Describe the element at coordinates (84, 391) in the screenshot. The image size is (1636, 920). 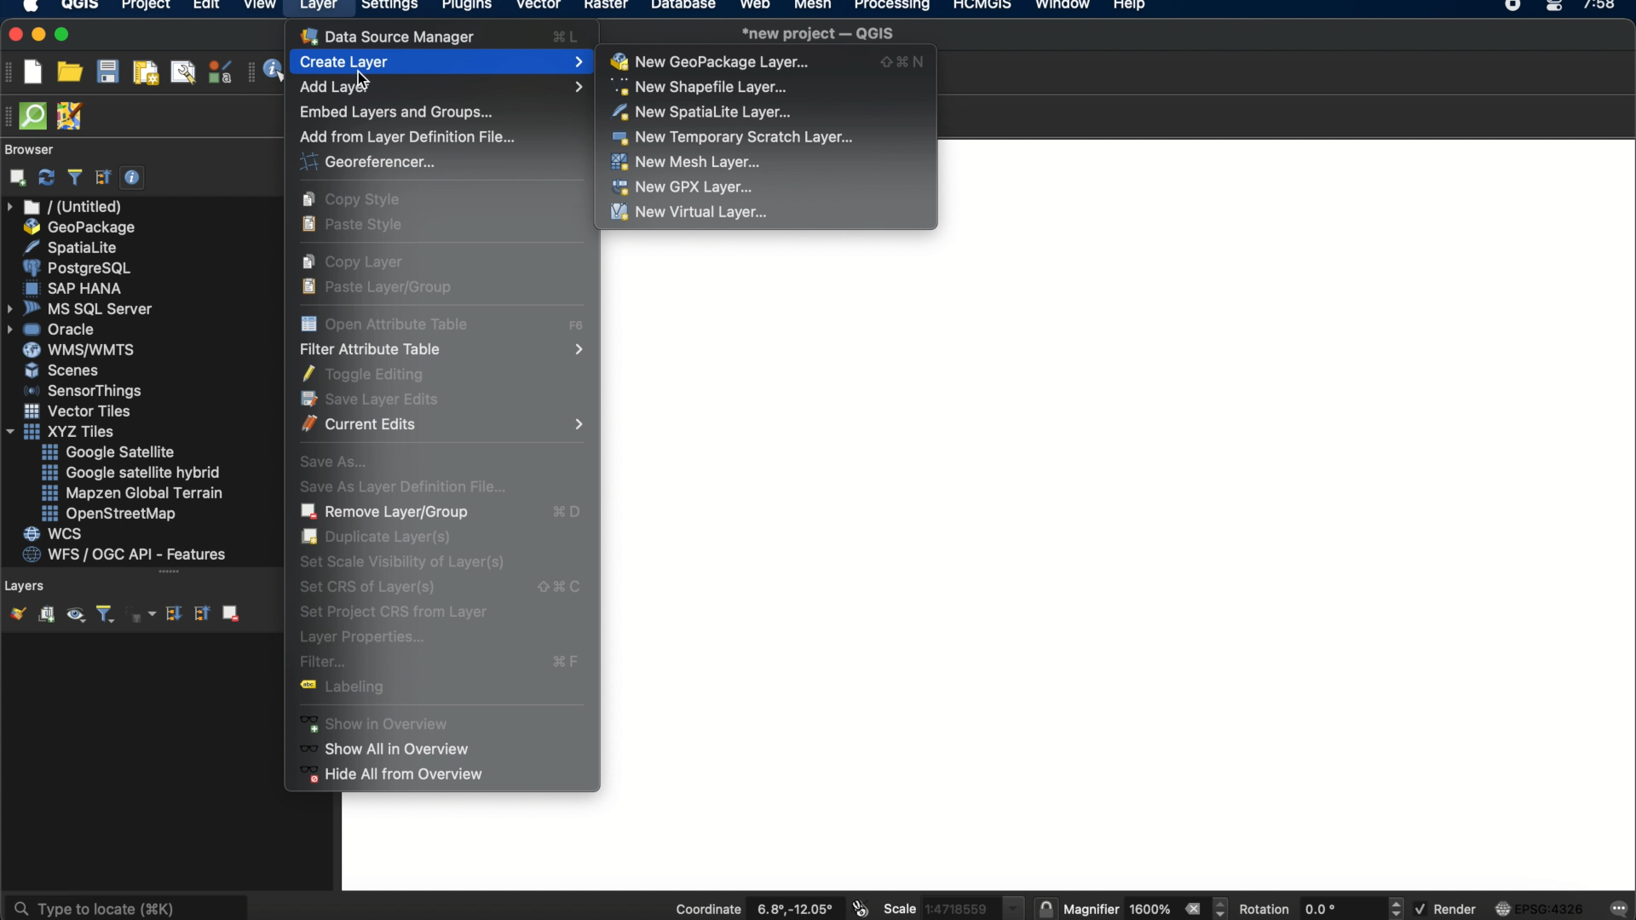
I see `sensorthings` at that location.